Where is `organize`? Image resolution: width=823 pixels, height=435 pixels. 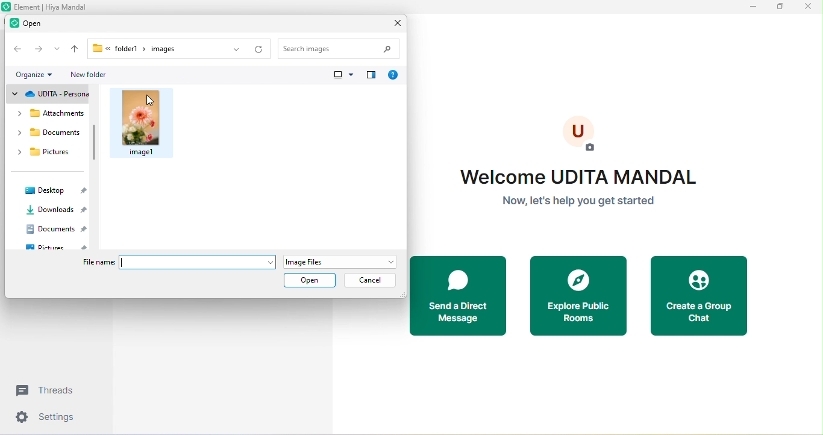
organize is located at coordinates (33, 74).